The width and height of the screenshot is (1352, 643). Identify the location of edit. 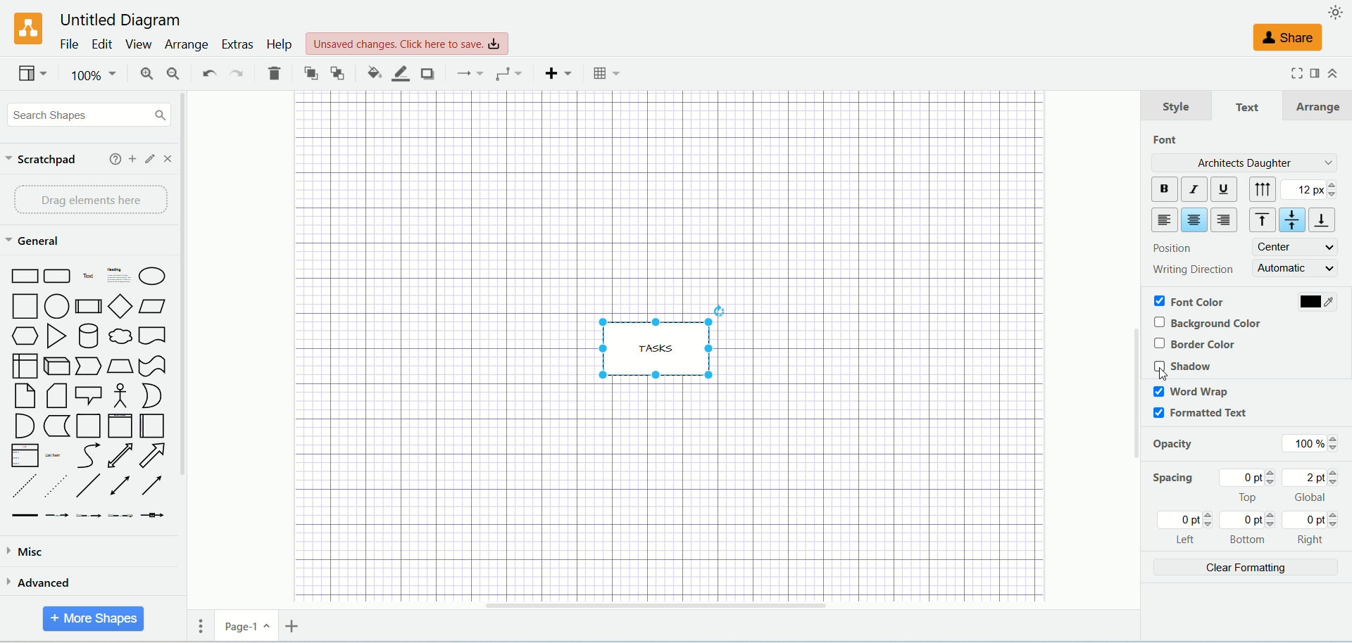
(151, 159).